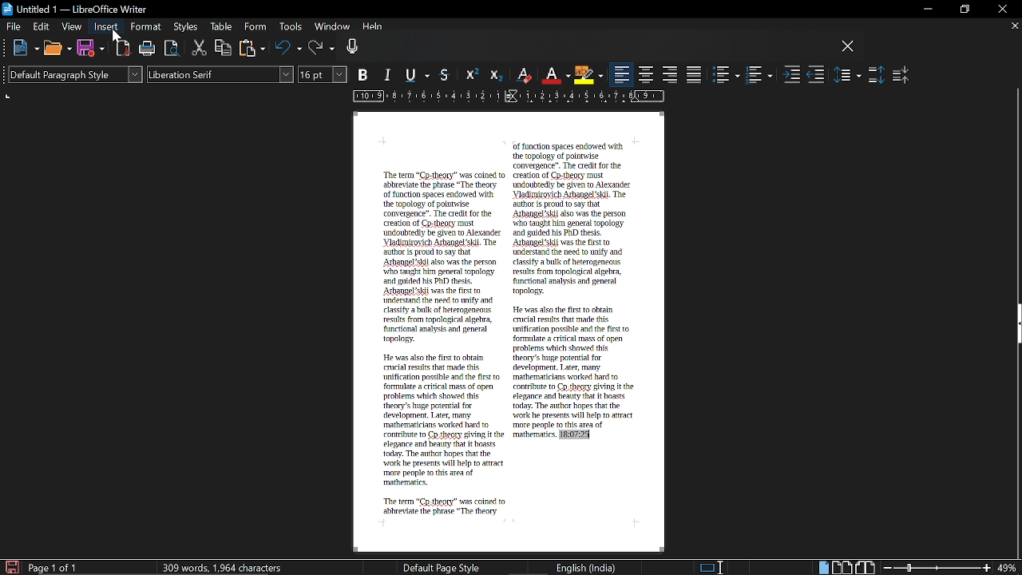 The height and width of the screenshot is (575, 1022). I want to click on Import as PDF, so click(124, 49).